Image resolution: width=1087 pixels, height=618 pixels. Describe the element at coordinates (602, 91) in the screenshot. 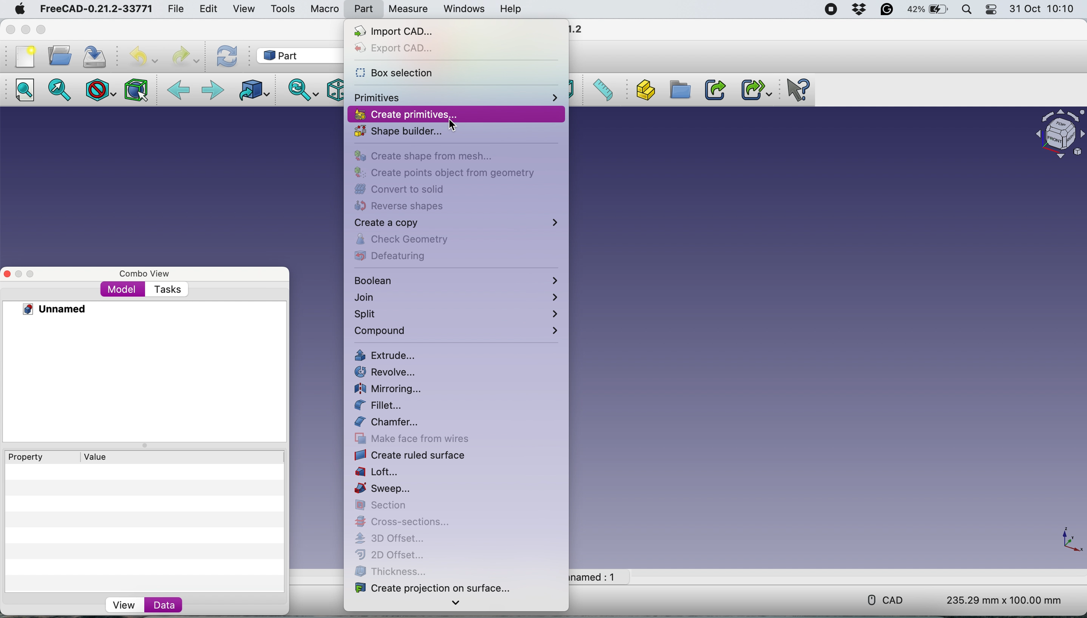

I see `Measure distance` at that location.